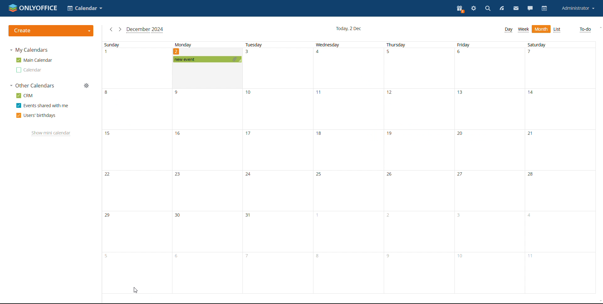  Describe the element at coordinates (523, 29) in the screenshot. I see `week view` at that location.